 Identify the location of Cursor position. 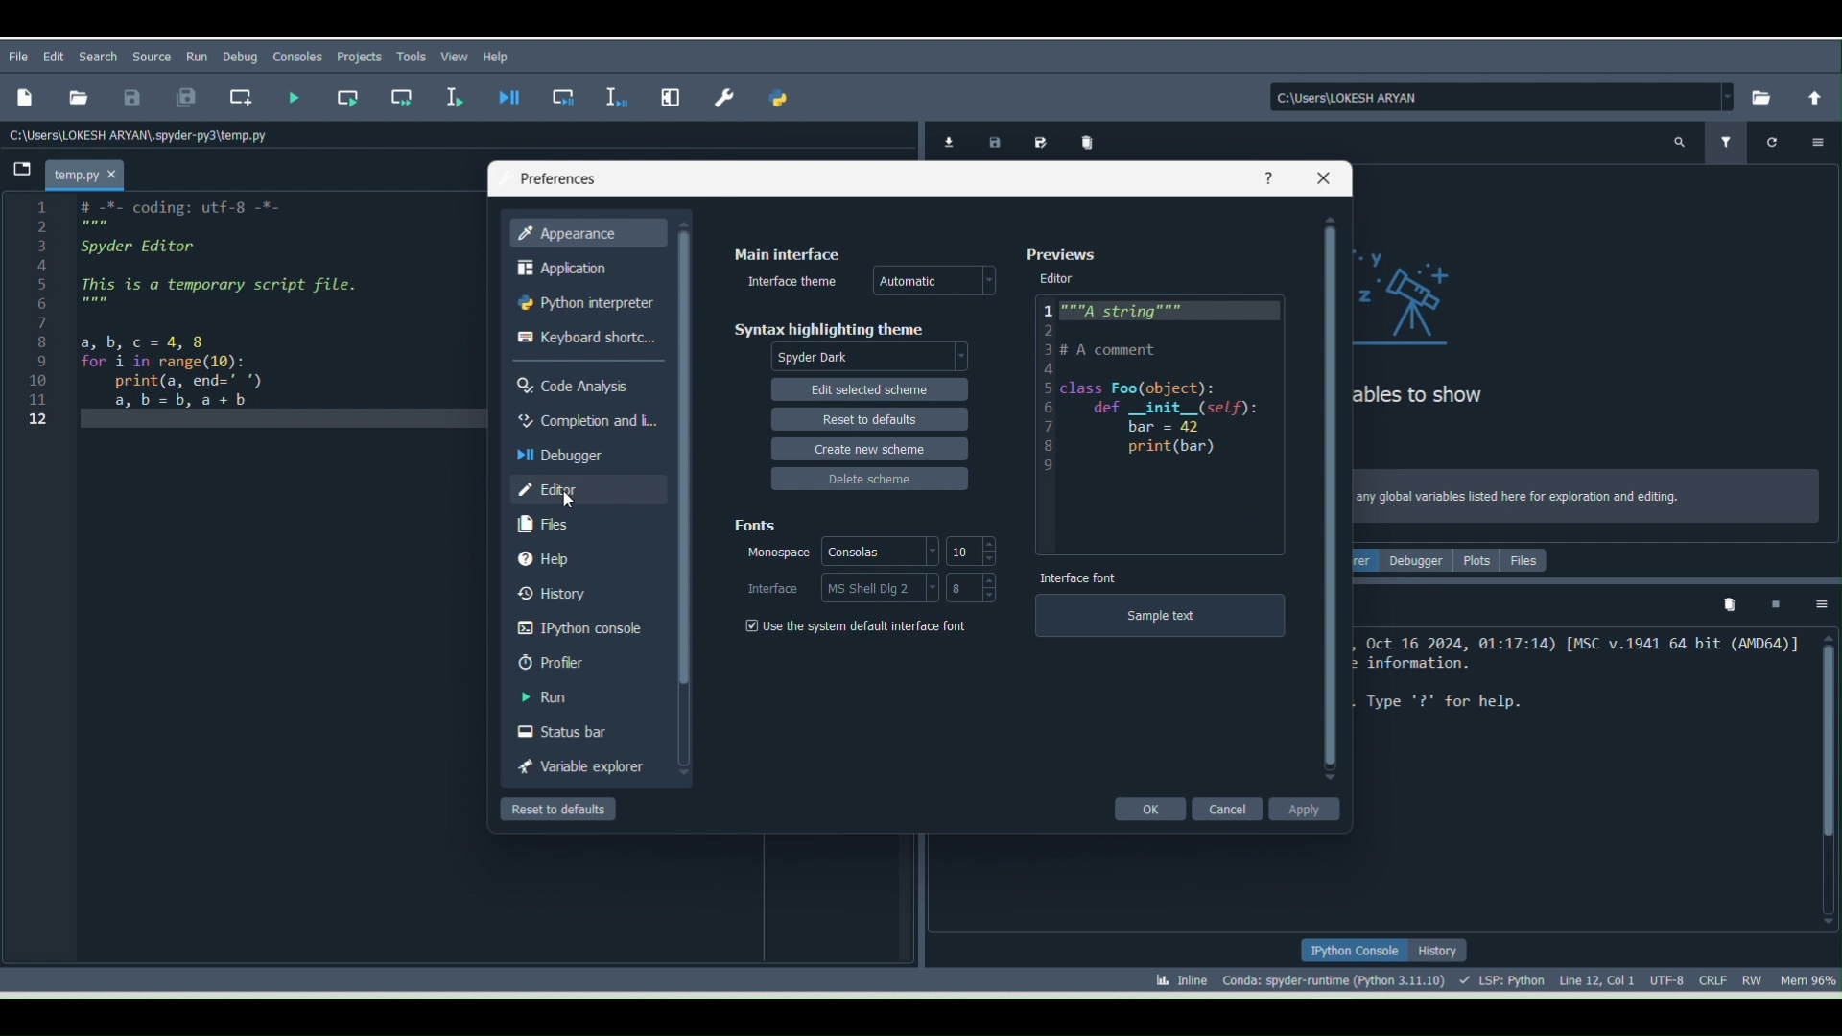
(1596, 977).